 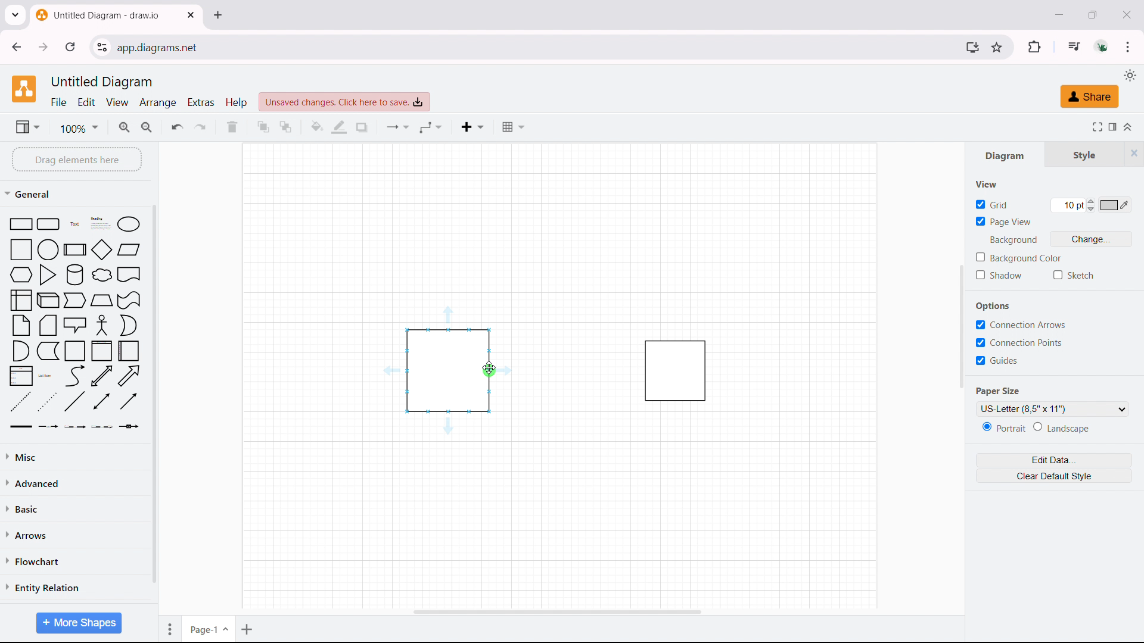 What do you see at coordinates (191, 15) in the screenshot?
I see `close tab` at bounding box center [191, 15].